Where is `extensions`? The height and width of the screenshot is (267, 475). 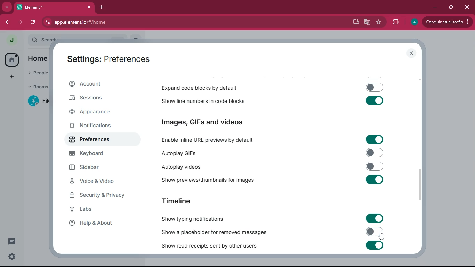
extensions is located at coordinates (397, 23).